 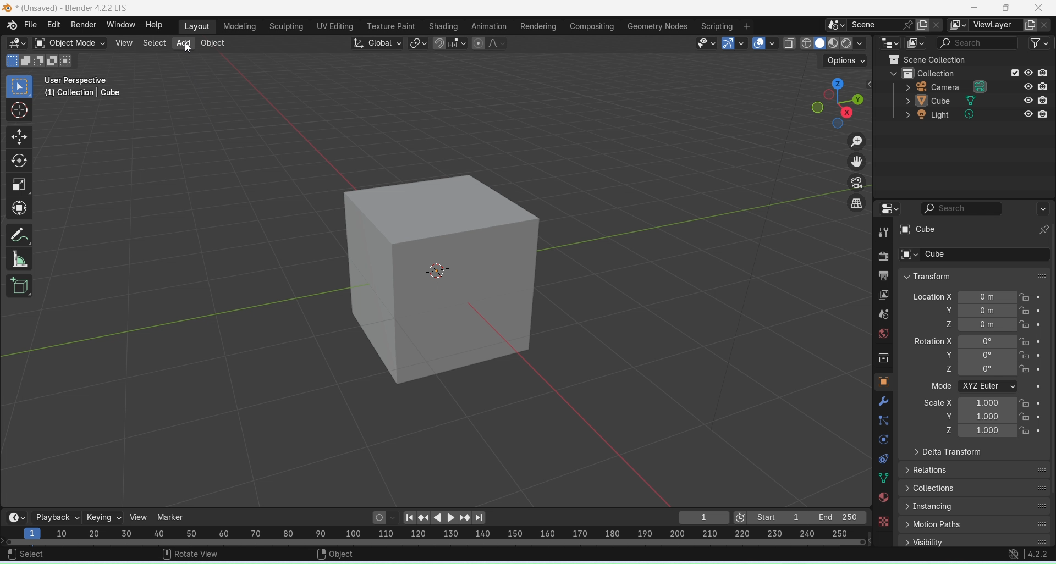 What do you see at coordinates (975, 507) in the screenshot?
I see `Instancing` at bounding box center [975, 507].